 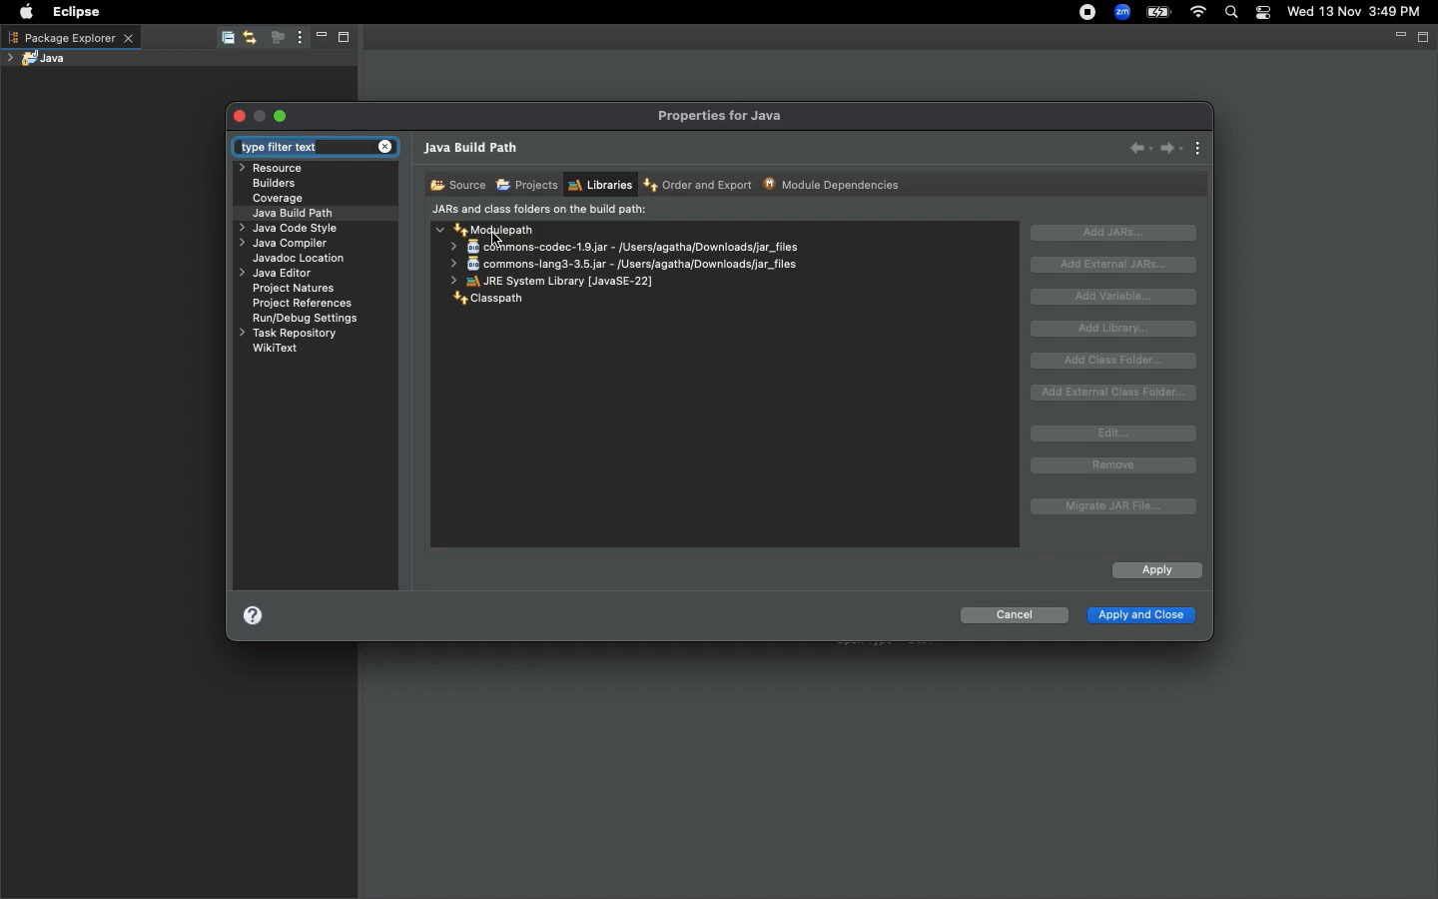 What do you see at coordinates (1113, 465) in the screenshot?
I see `Remove` at bounding box center [1113, 465].